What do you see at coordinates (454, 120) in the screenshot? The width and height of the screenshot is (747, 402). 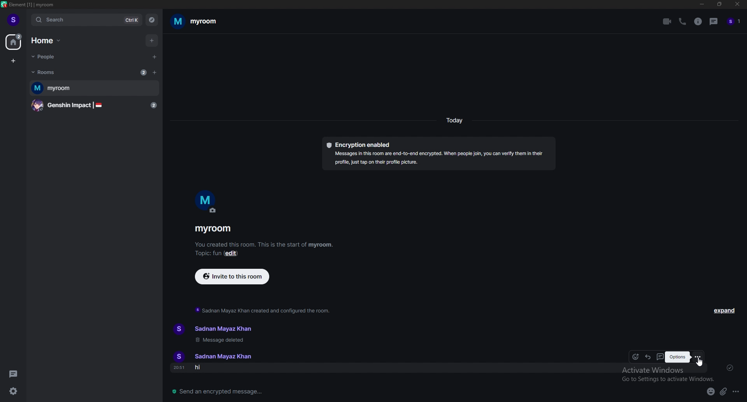 I see `today` at bounding box center [454, 120].